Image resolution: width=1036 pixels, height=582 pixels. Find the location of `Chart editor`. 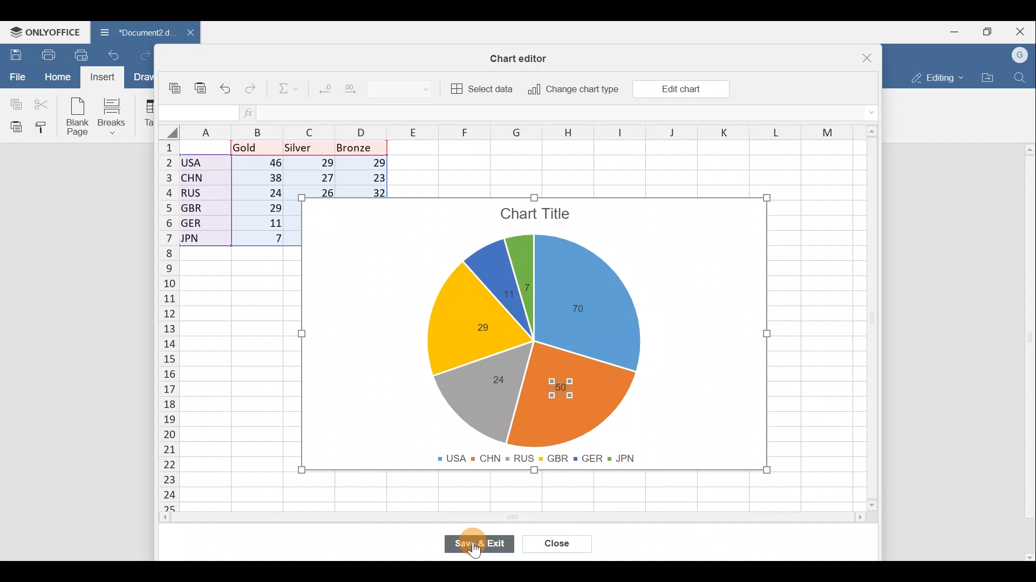

Chart editor is located at coordinates (521, 58).